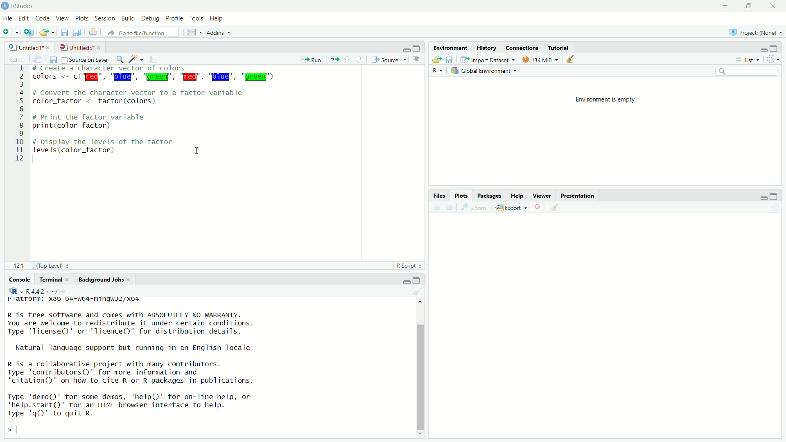 This screenshot has height=442, width=786. Describe the element at coordinates (41, 292) in the screenshot. I see `R 4.4.2 . ~/` at that location.